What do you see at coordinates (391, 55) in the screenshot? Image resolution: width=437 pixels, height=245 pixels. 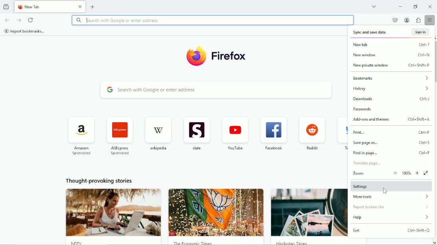 I see `new window` at bounding box center [391, 55].